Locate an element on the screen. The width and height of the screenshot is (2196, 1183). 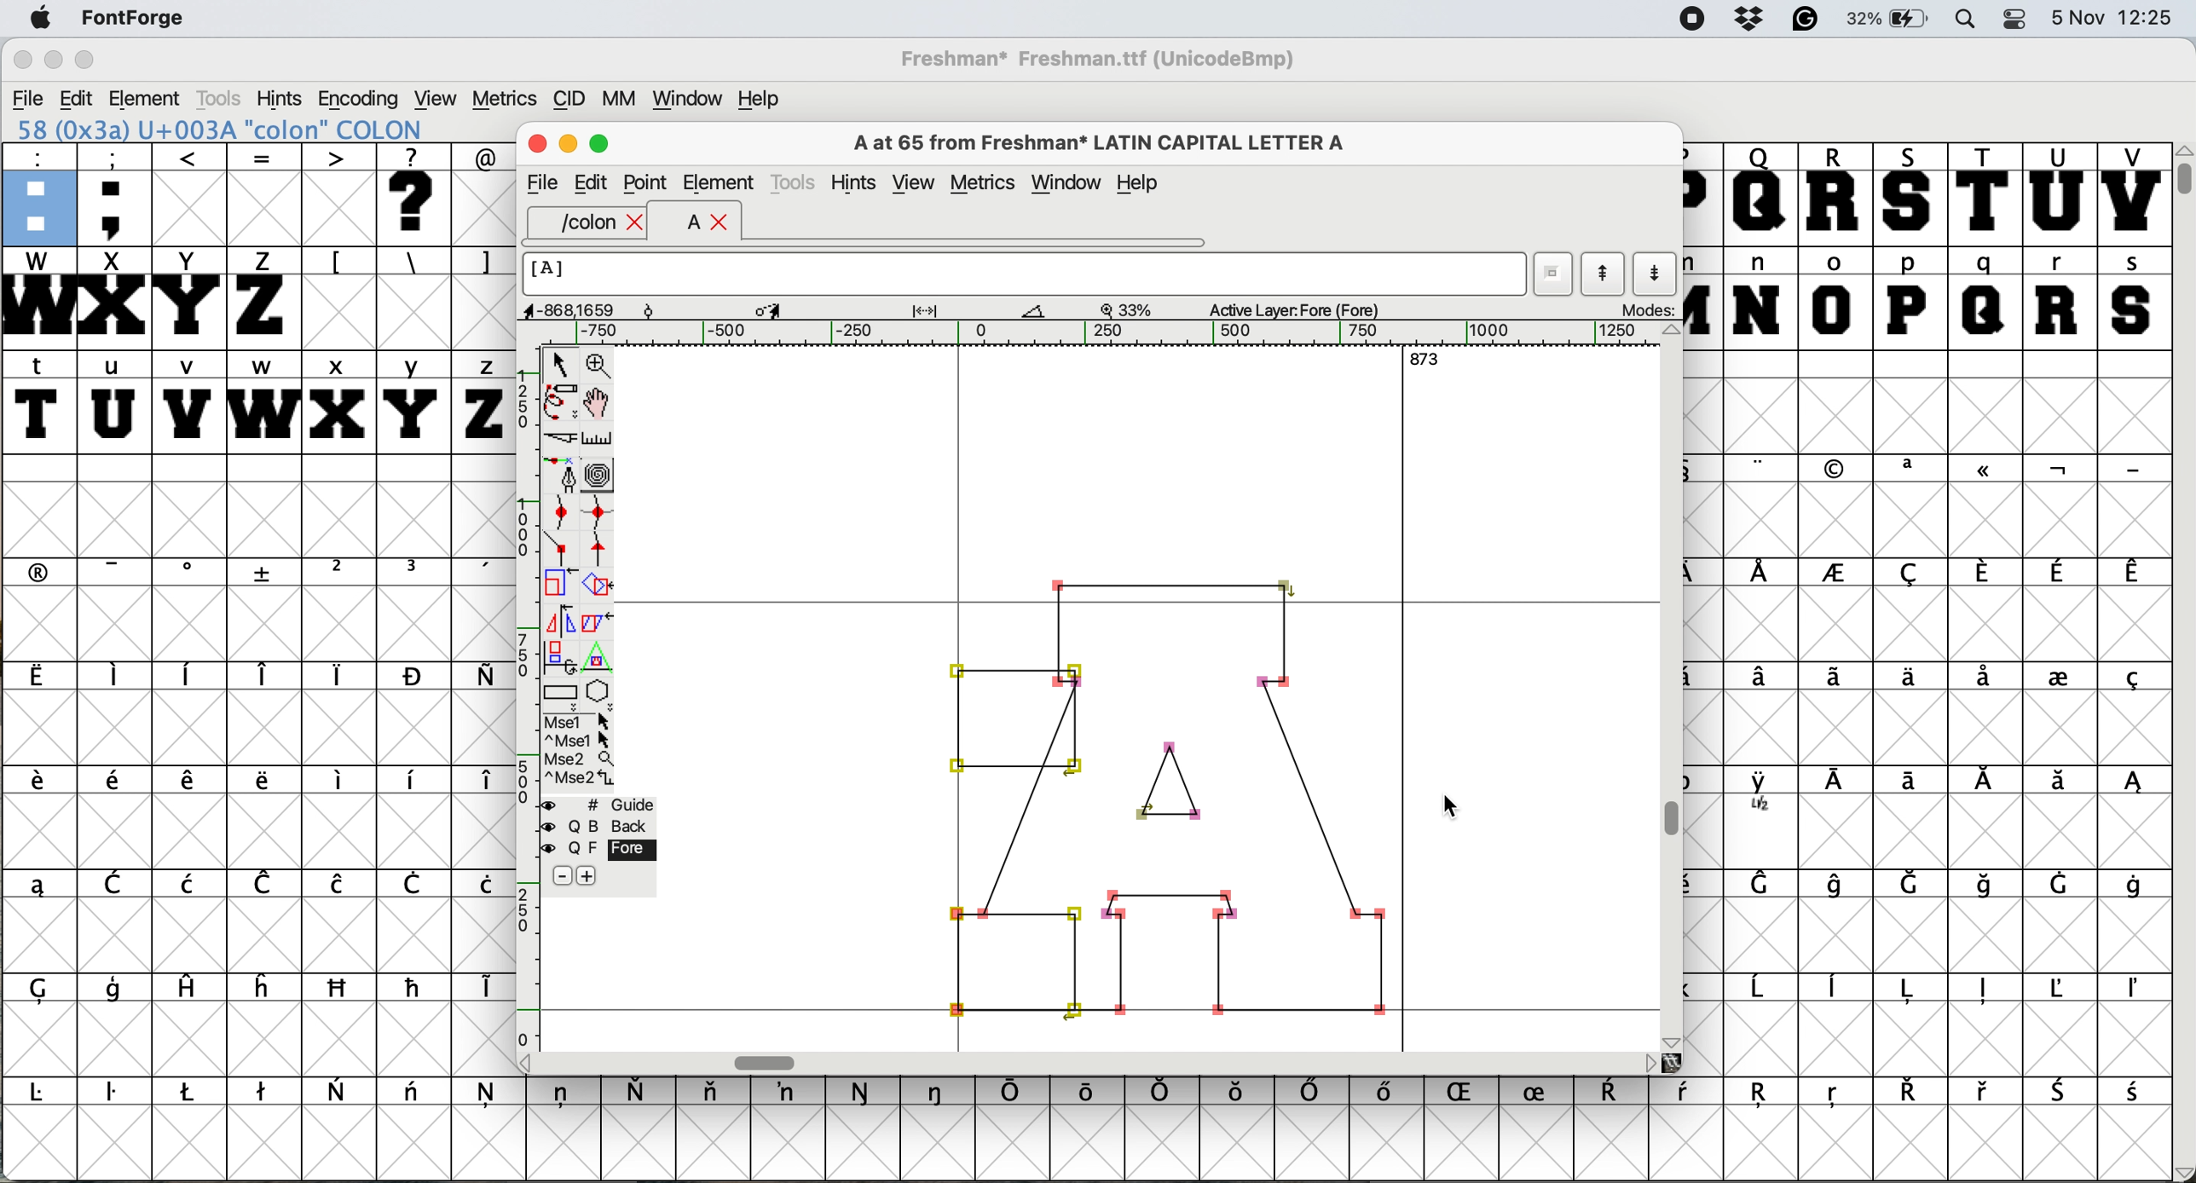
symbol is located at coordinates (2133, 1094).